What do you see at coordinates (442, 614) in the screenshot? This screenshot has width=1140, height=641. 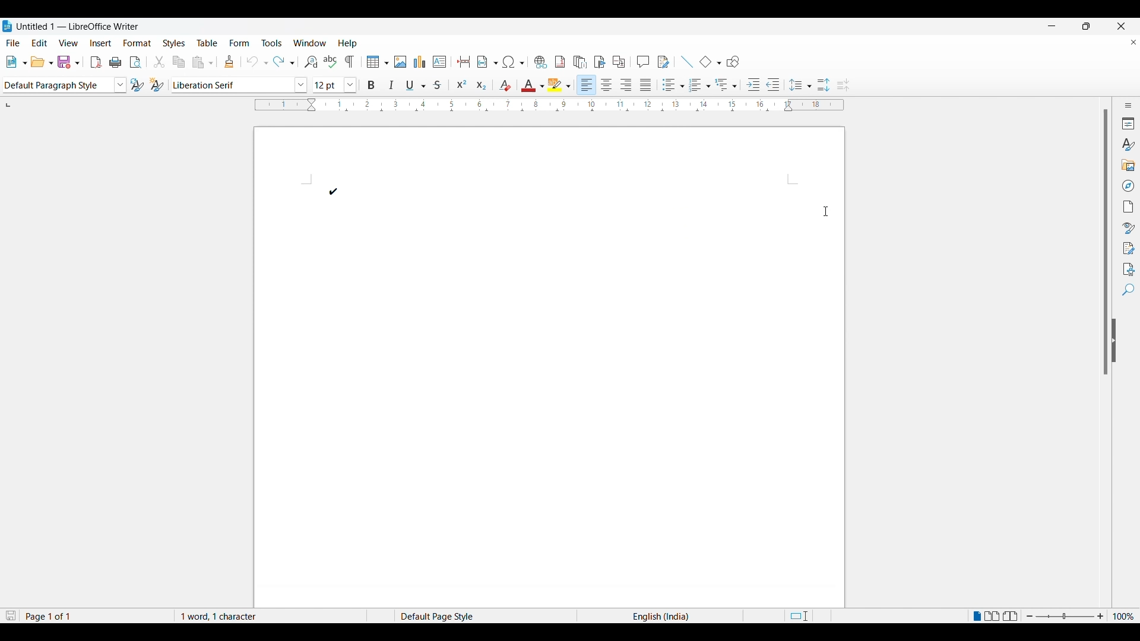 I see `Default Page Style` at bounding box center [442, 614].